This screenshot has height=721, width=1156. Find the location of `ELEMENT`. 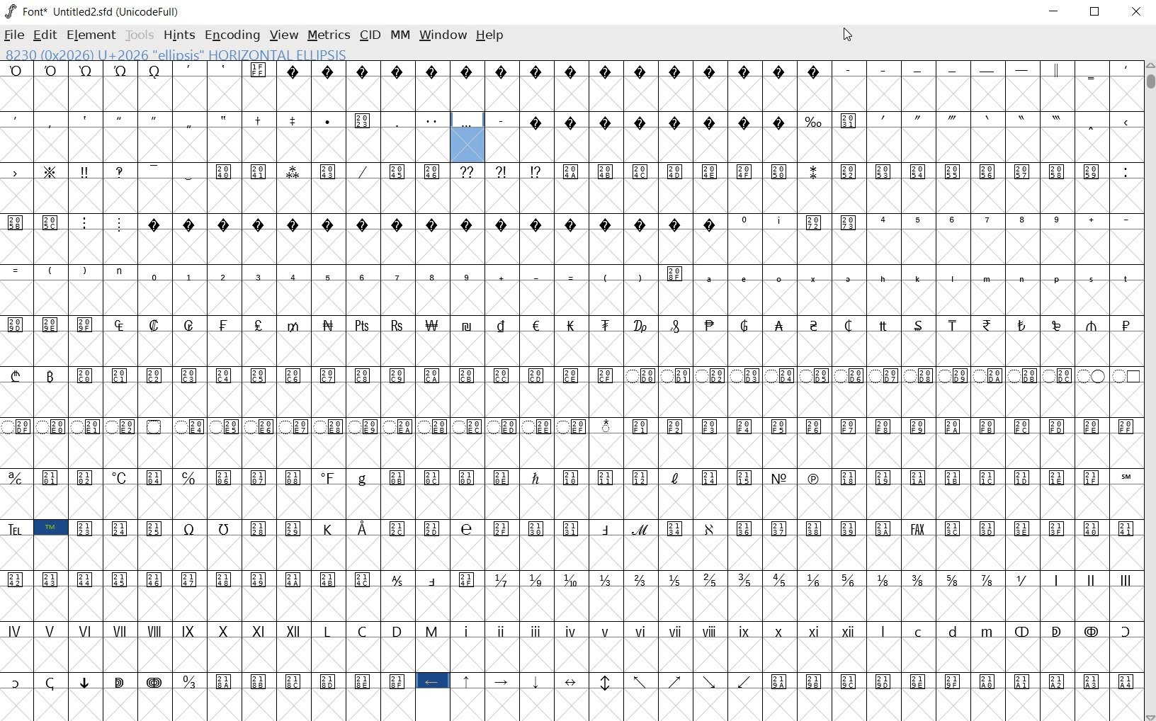

ELEMENT is located at coordinates (93, 35).